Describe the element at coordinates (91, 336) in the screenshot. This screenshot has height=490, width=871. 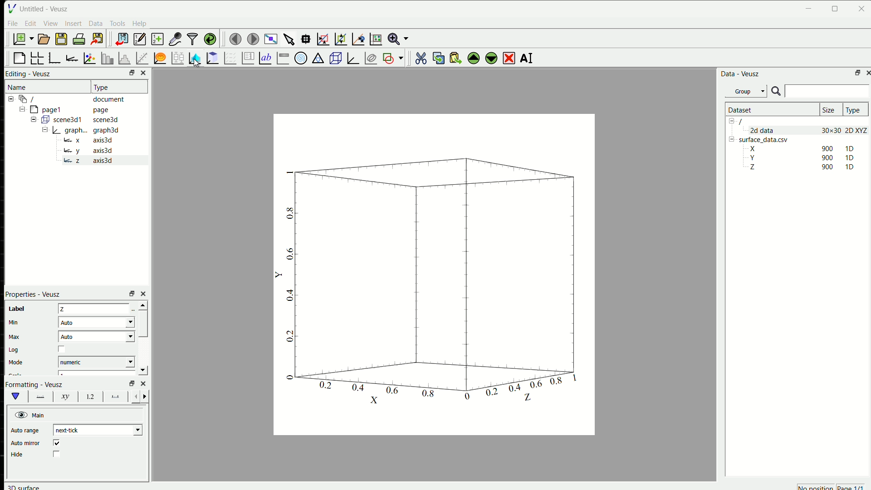
I see `Auto` at that location.